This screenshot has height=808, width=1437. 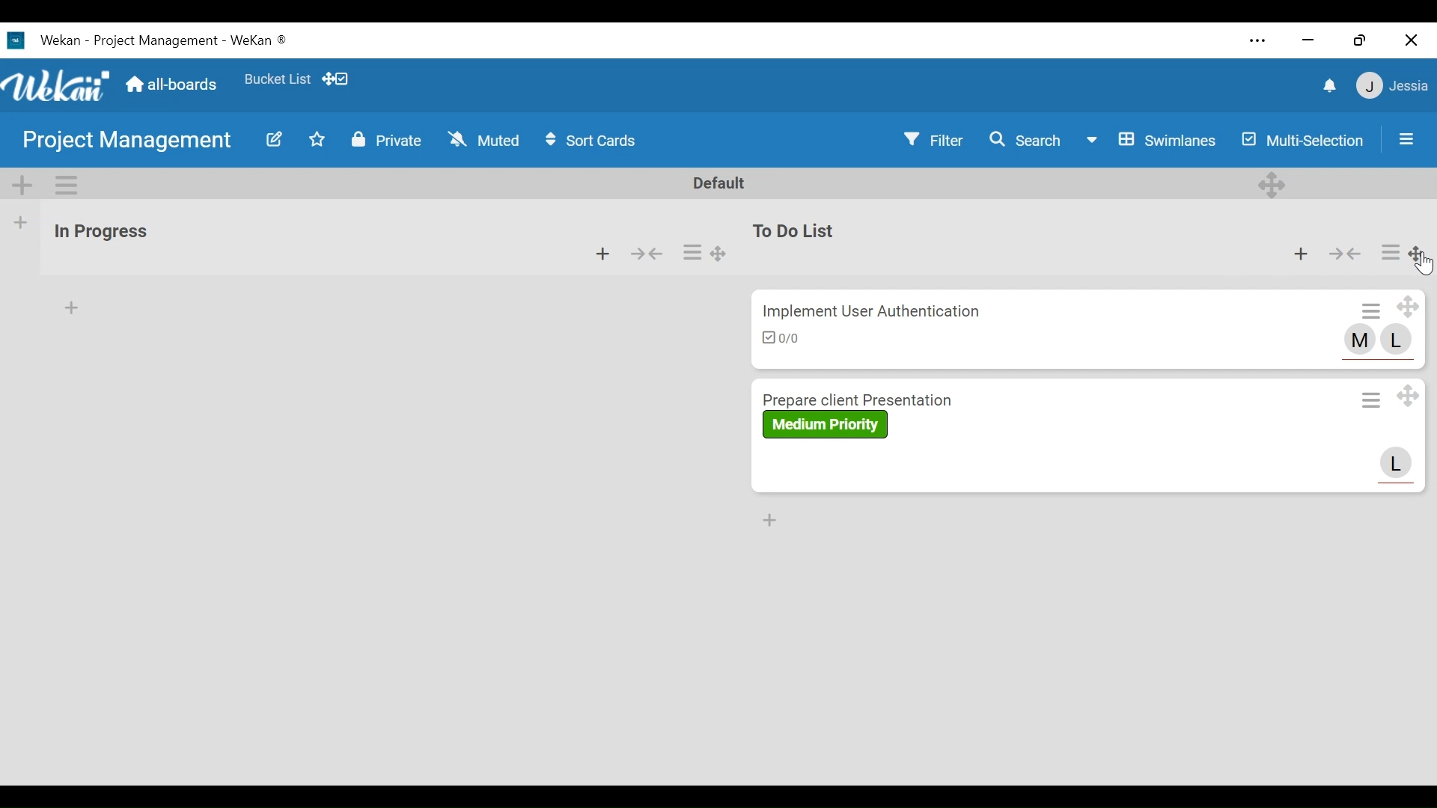 What do you see at coordinates (692, 251) in the screenshot?
I see `List Actions` at bounding box center [692, 251].